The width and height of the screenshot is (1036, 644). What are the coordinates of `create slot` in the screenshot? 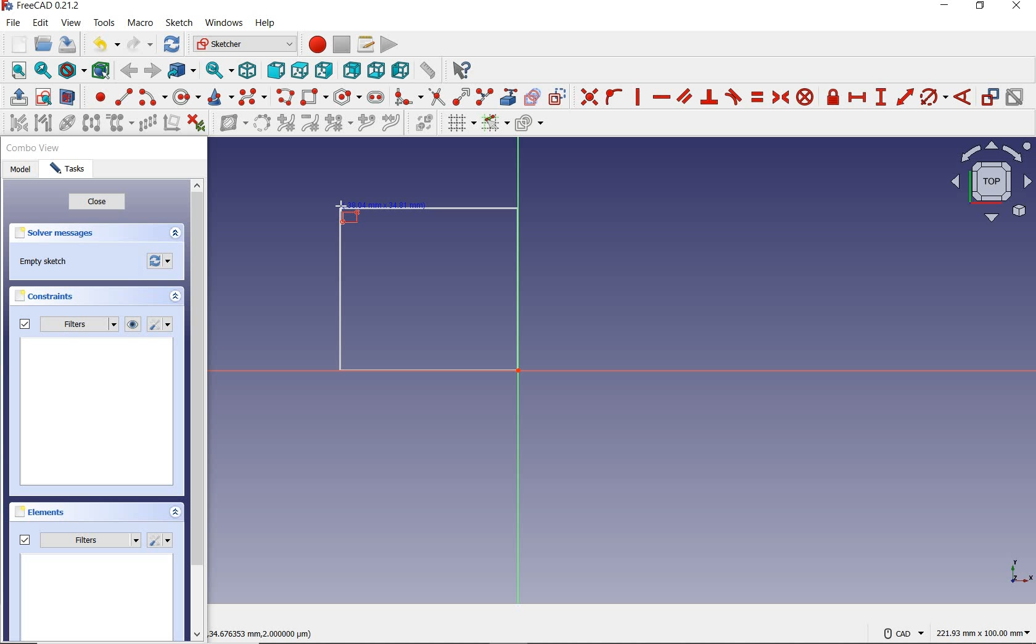 It's located at (376, 98).